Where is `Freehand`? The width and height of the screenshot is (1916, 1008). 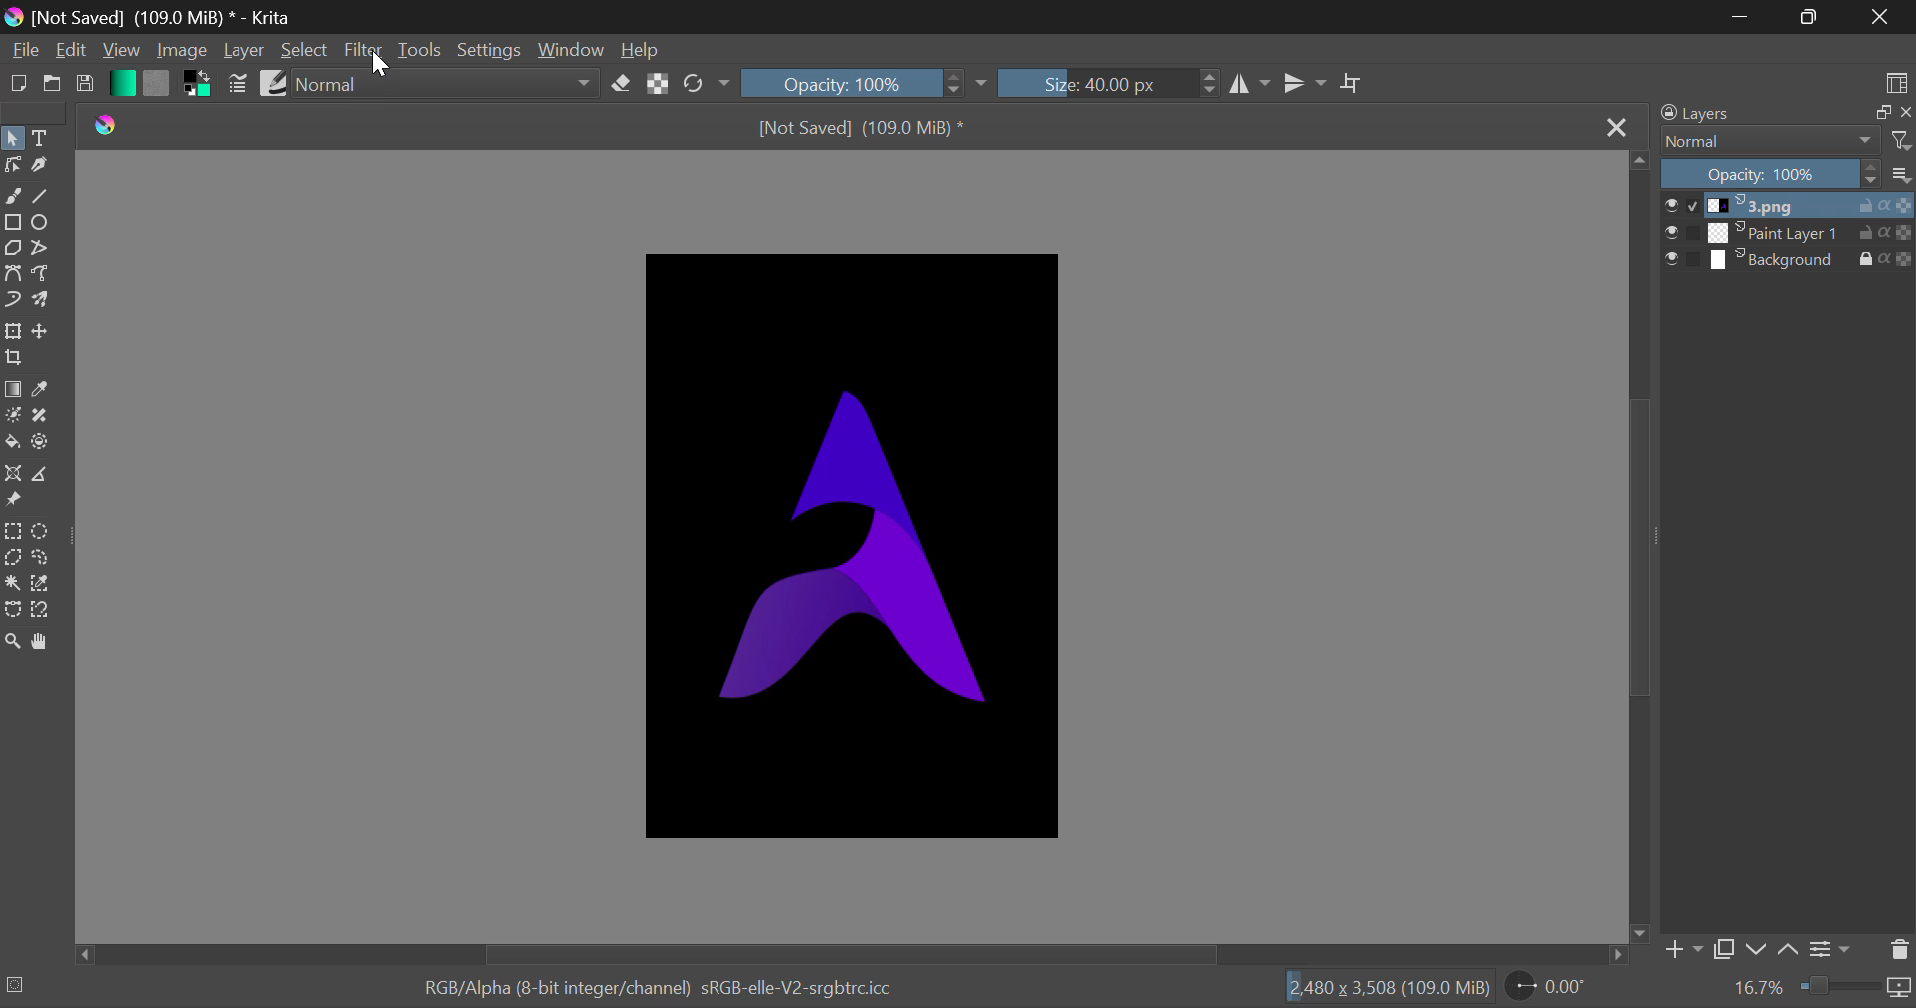
Freehand is located at coordinates (13, 196).